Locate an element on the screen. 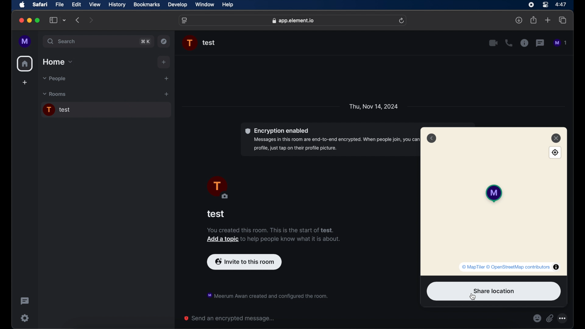 Image resolution: width=585 pixels, height=329 pixels. share is located at coordinates (533, 20).